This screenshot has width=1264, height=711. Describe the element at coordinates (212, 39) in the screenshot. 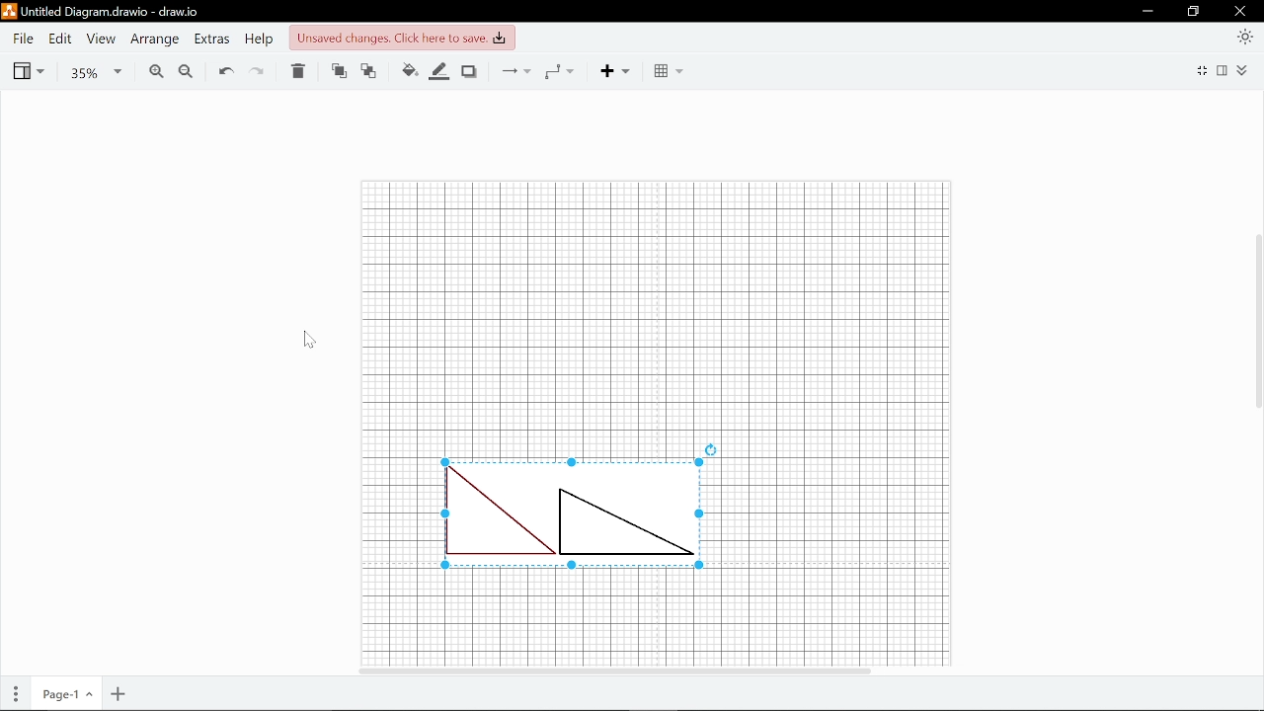

I see `extras` at that location.